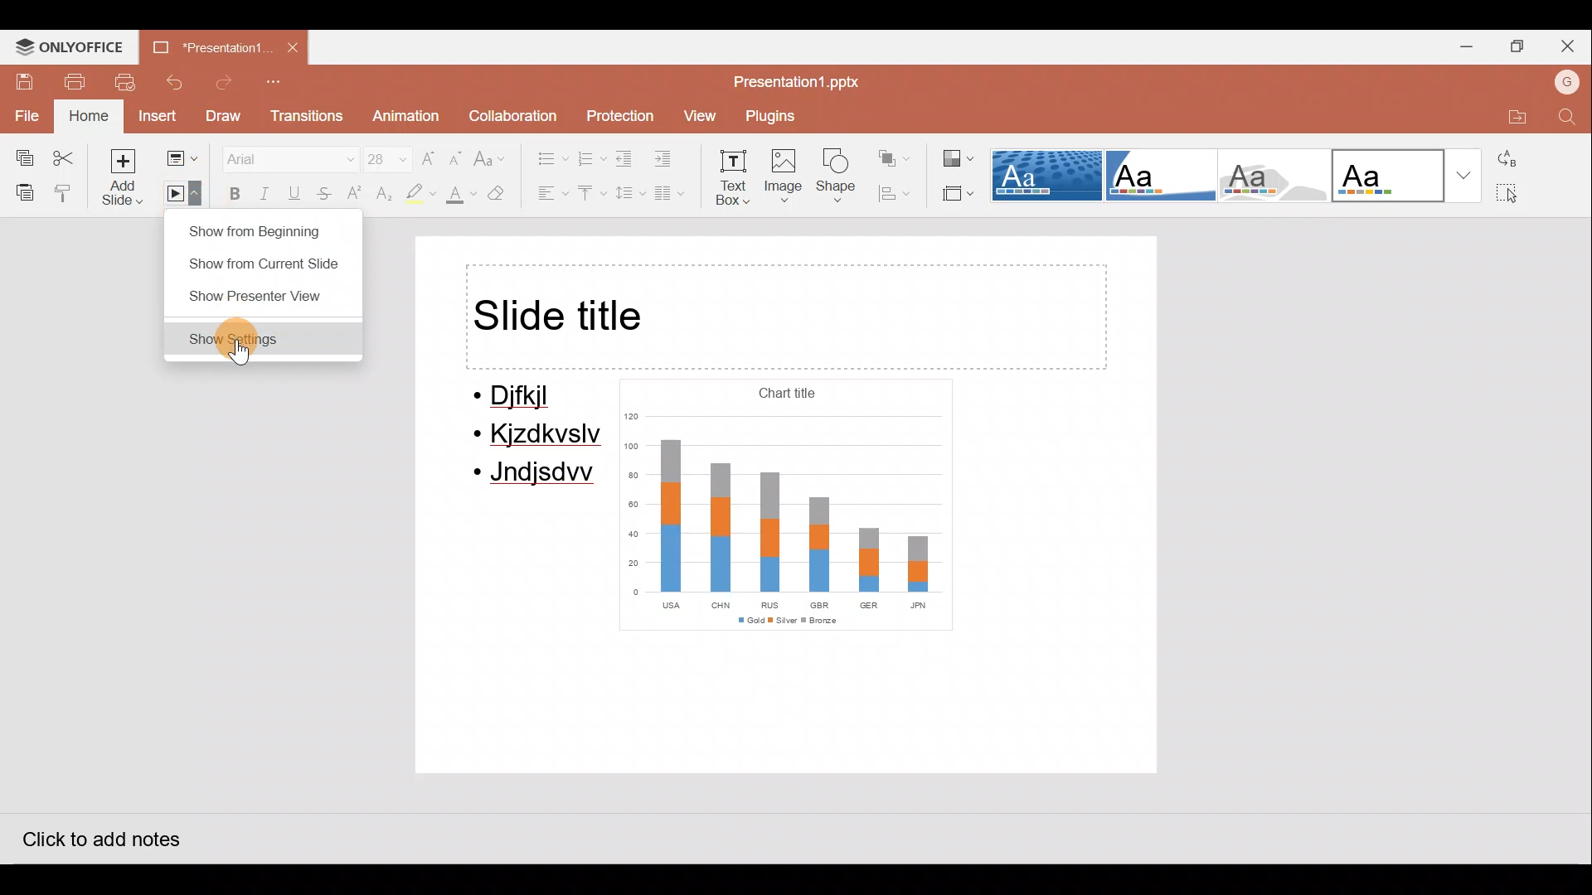 This screenshot has width=1592, height=895. I want to click on Redo, so click(226, 82).